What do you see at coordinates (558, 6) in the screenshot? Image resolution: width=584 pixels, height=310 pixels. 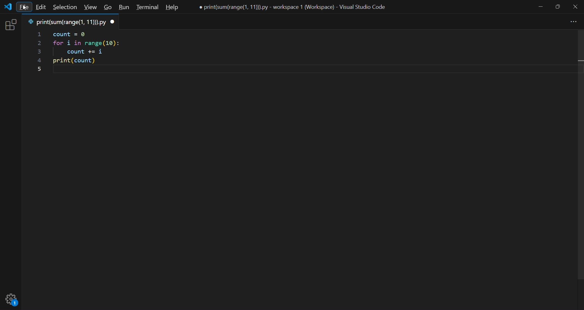 I see `maximize` at bounding box center [558, 6].